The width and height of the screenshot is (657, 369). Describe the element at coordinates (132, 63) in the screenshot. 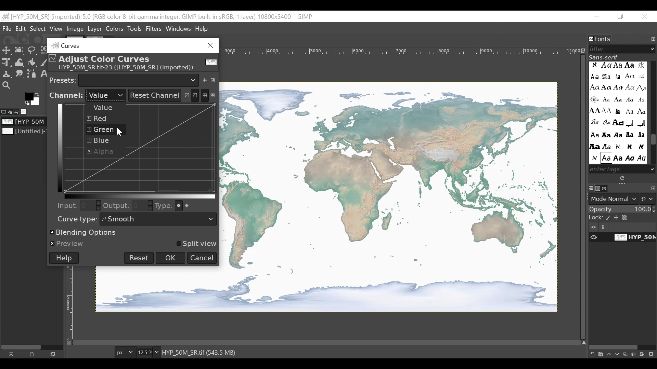

I see `Adjust Color Curves for the Image` at that location.